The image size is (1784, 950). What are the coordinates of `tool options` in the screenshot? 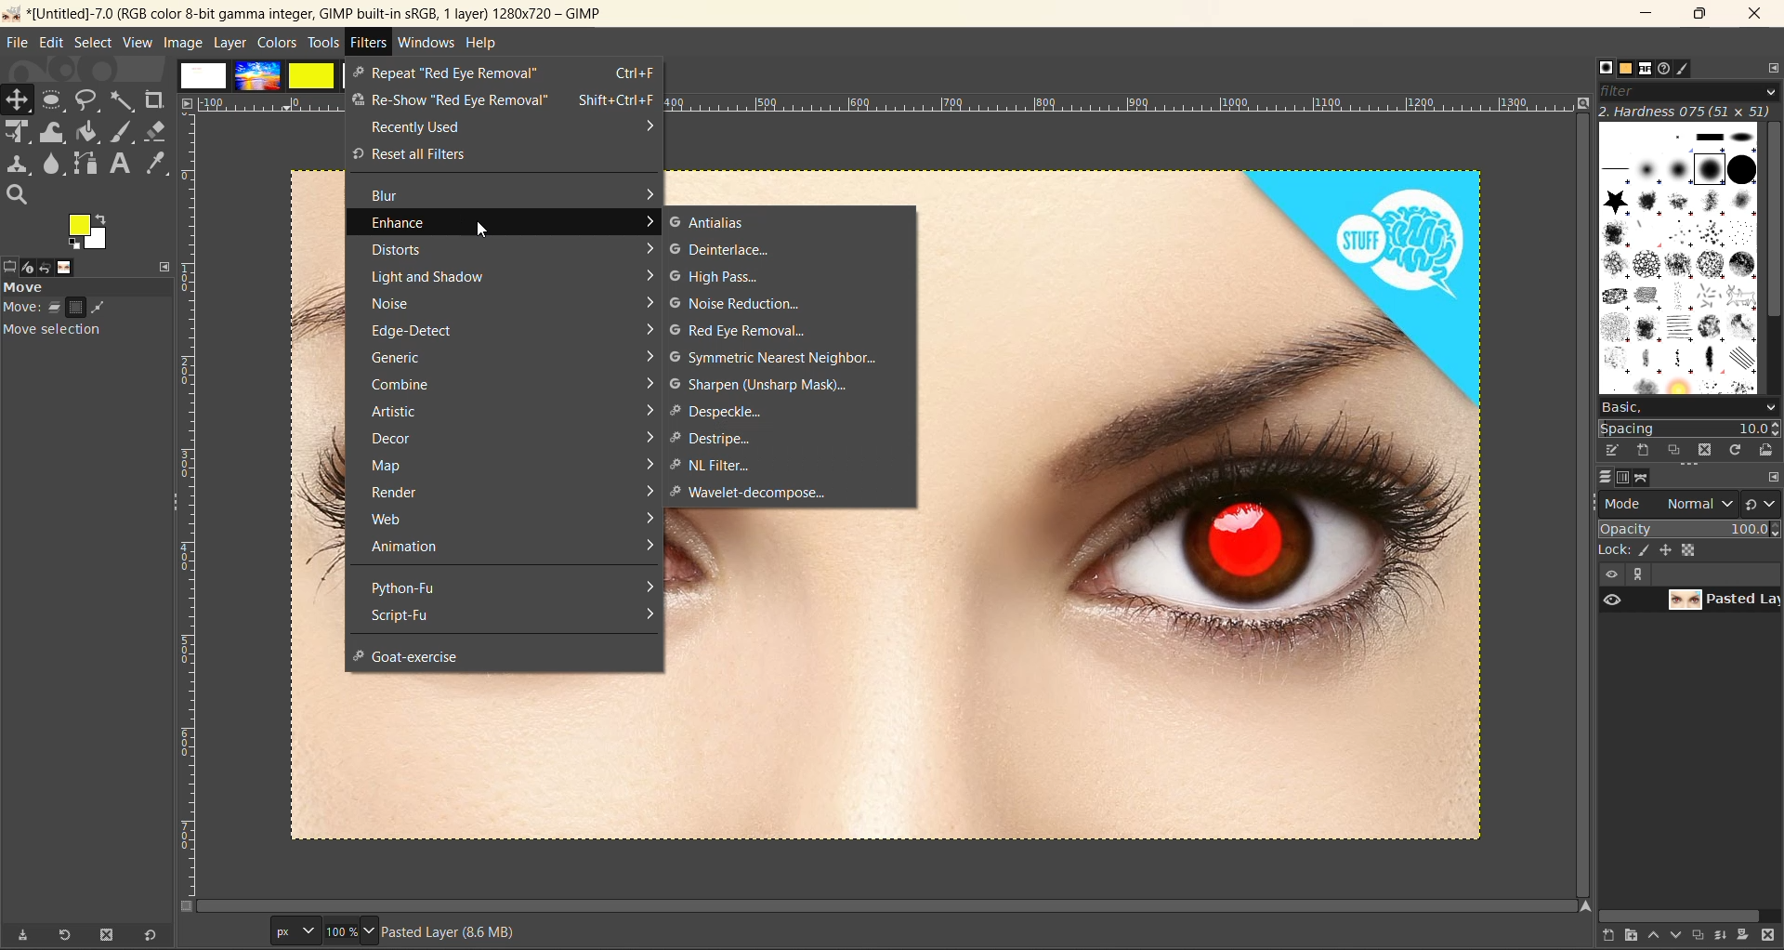 It's located at (11, 265).